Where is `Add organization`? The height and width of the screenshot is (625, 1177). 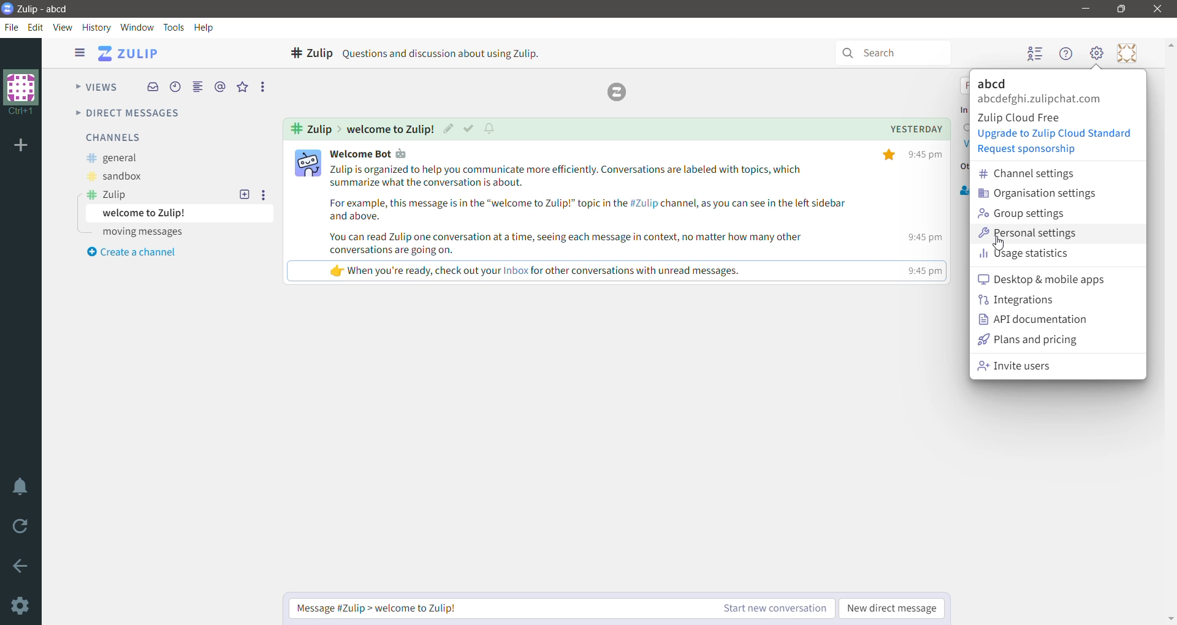 Add organization is located at coordinates (23, 146).